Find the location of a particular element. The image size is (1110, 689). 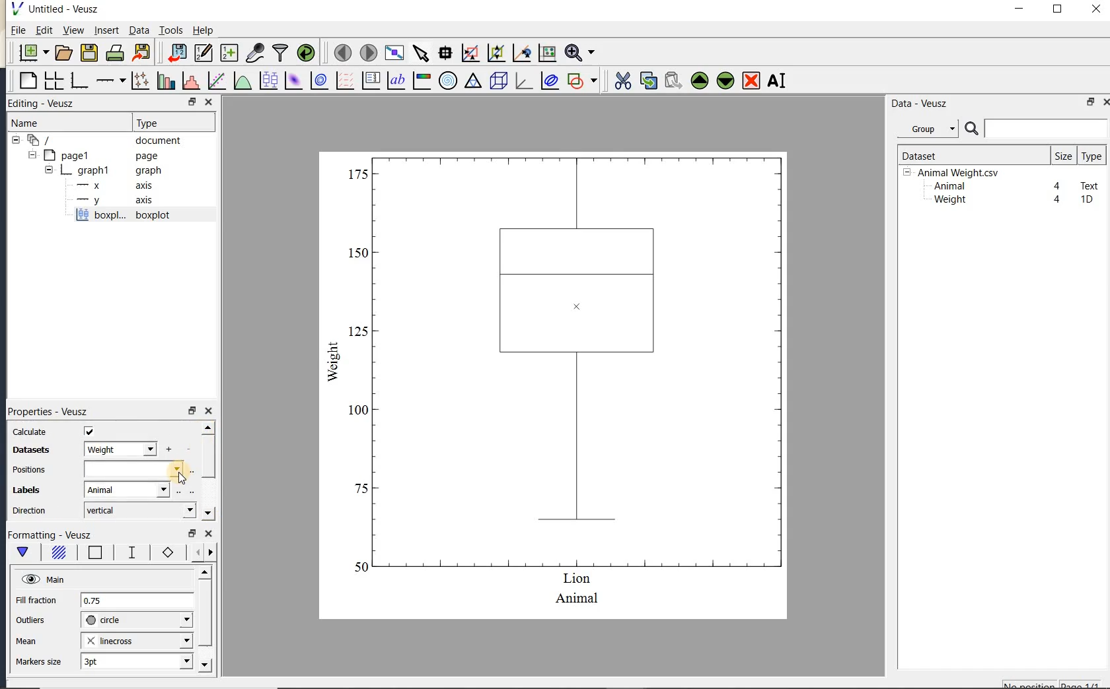

copy the selected widget is located at coordinates (647, 81).